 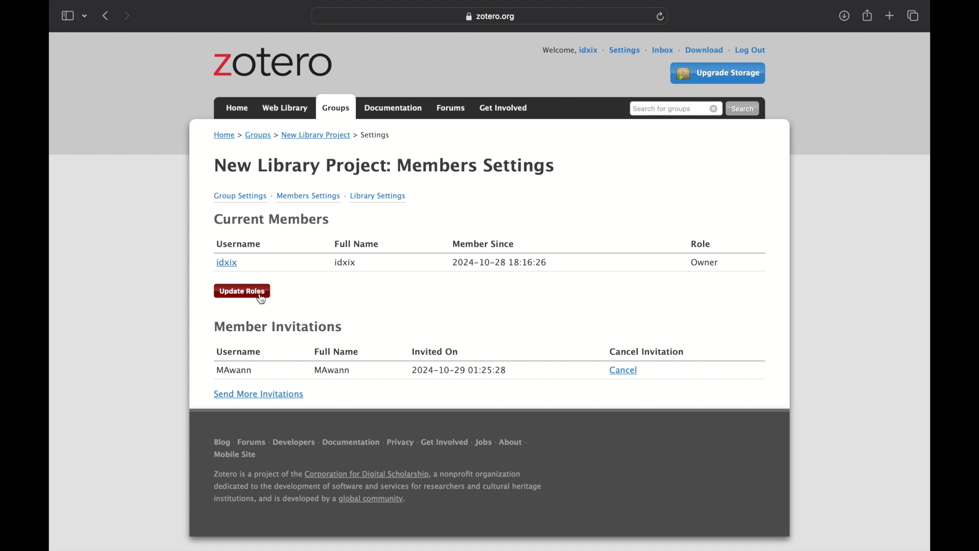 What do you see at coordinates (503, 107) in the screenshot?
I see `get involved` at bounding box center [503, 107].